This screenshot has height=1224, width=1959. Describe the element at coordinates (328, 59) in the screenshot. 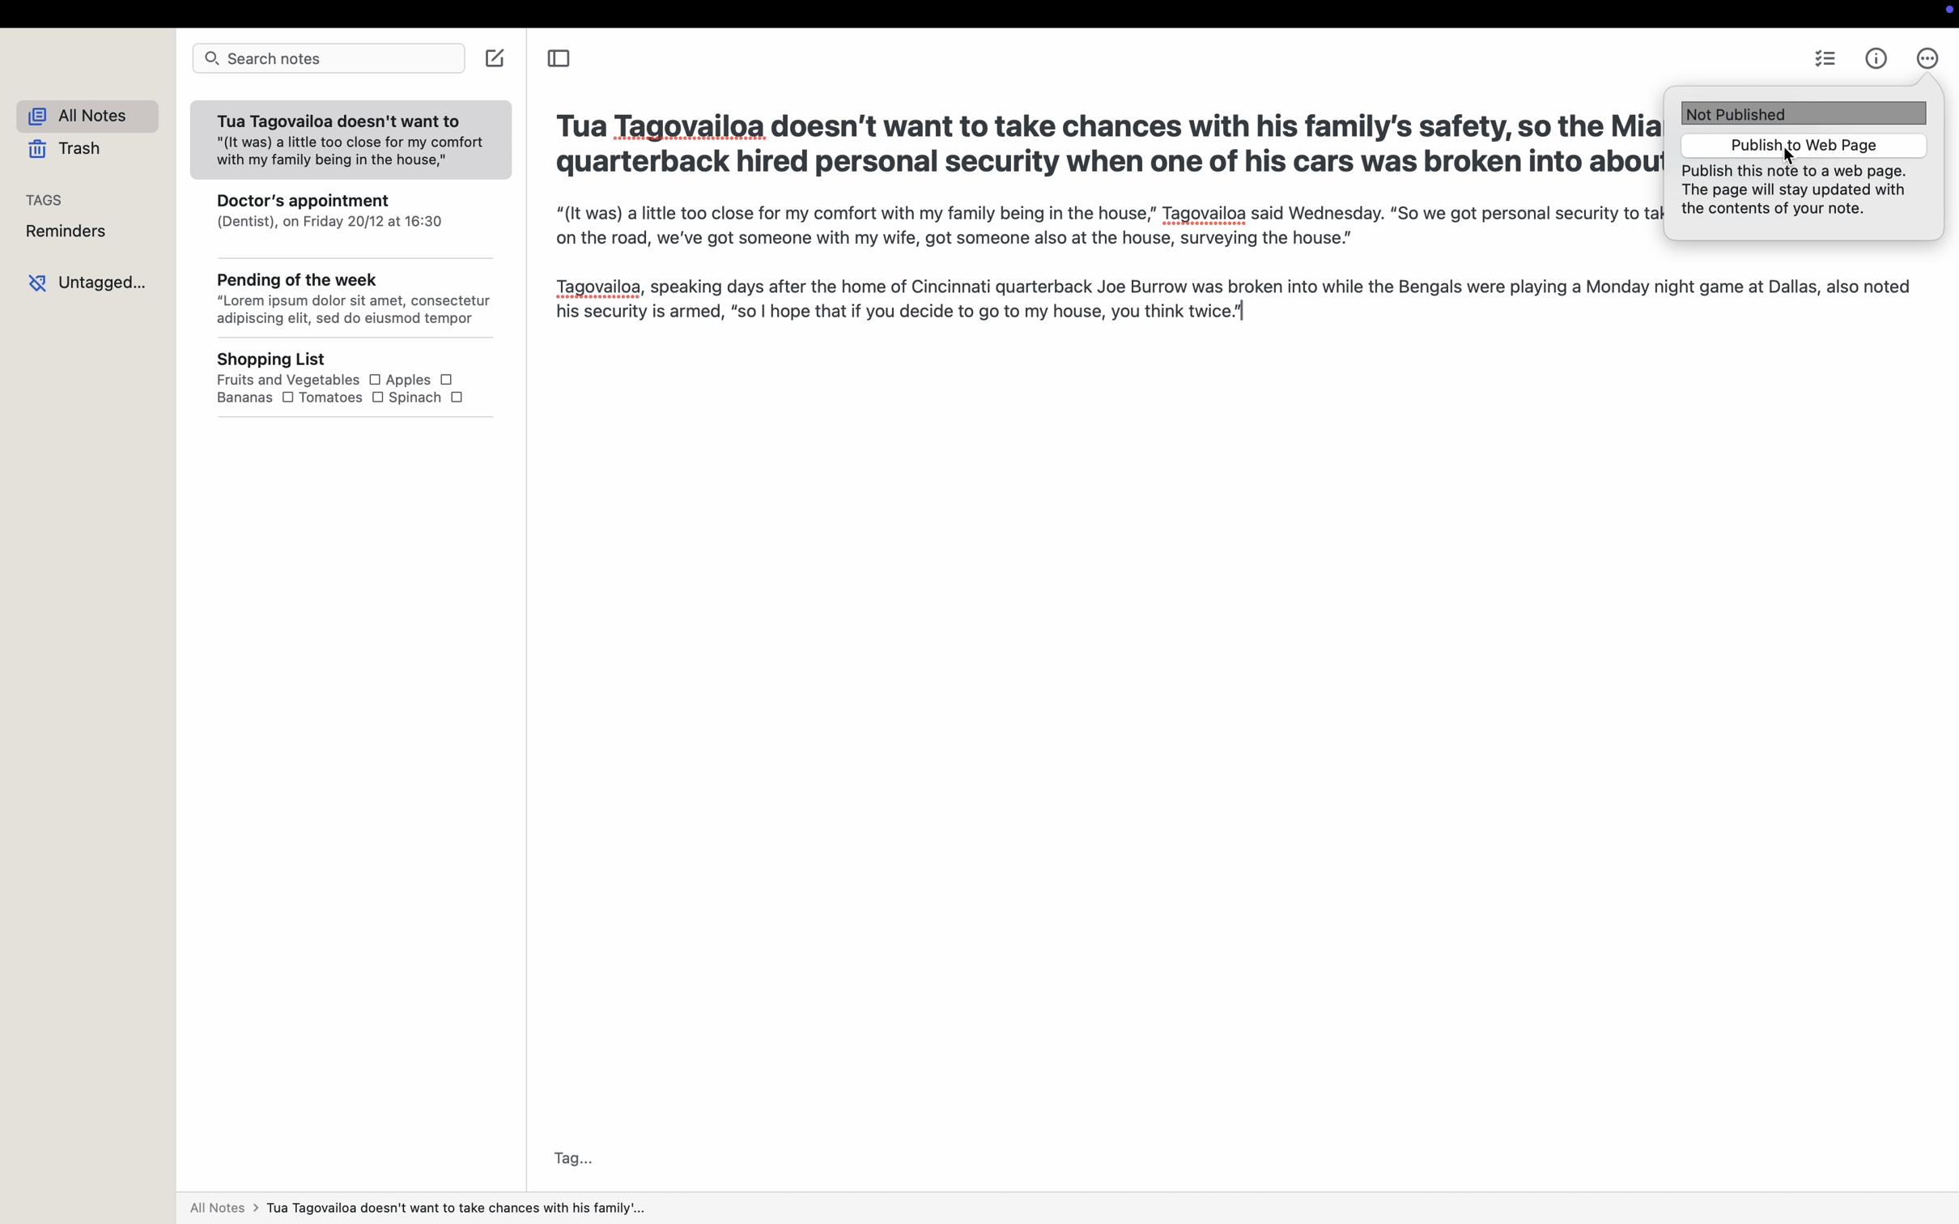

I see `search bar` at that location.